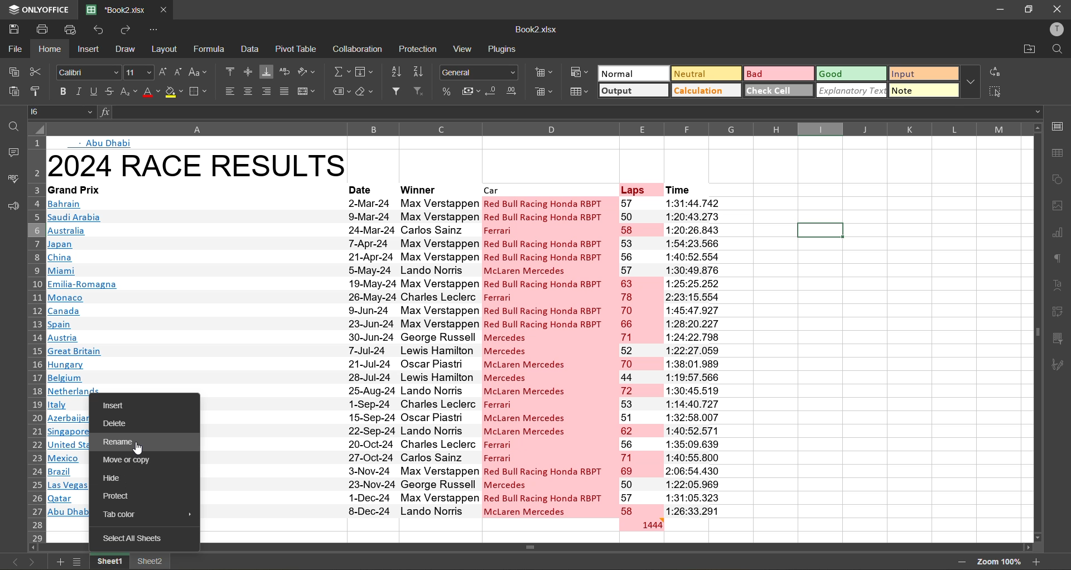  I want to click on column names, so click(536, 127).